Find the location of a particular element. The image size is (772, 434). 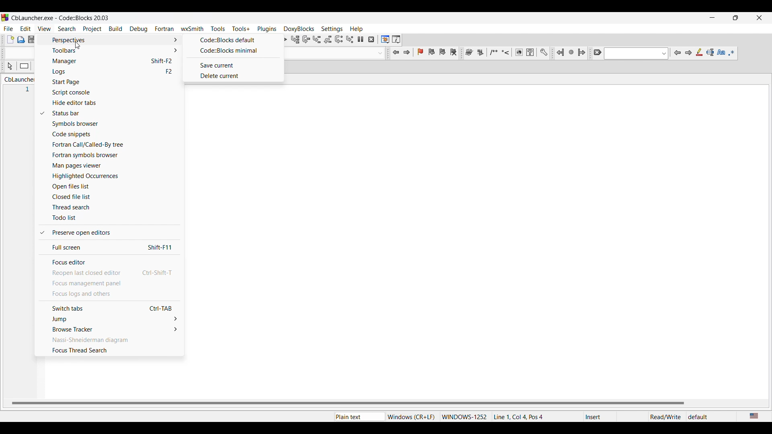

Edit menu is located at coordinates (25, 29).